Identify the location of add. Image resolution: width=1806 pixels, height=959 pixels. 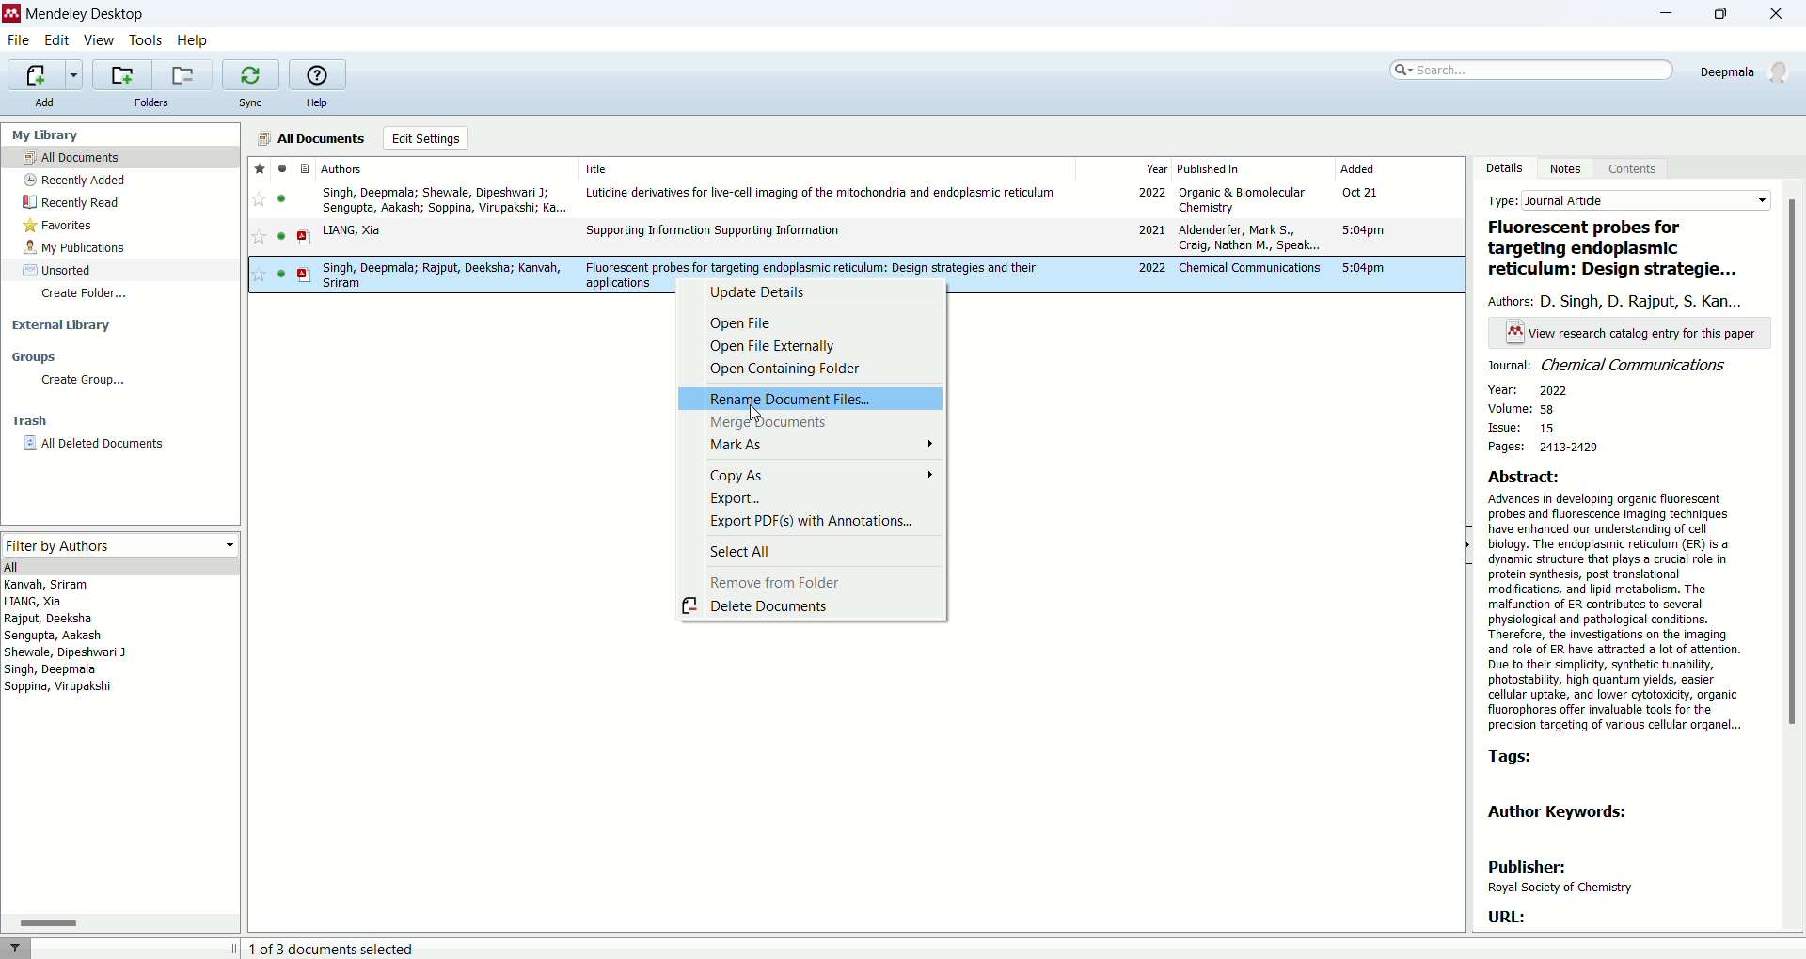
(45, 101).